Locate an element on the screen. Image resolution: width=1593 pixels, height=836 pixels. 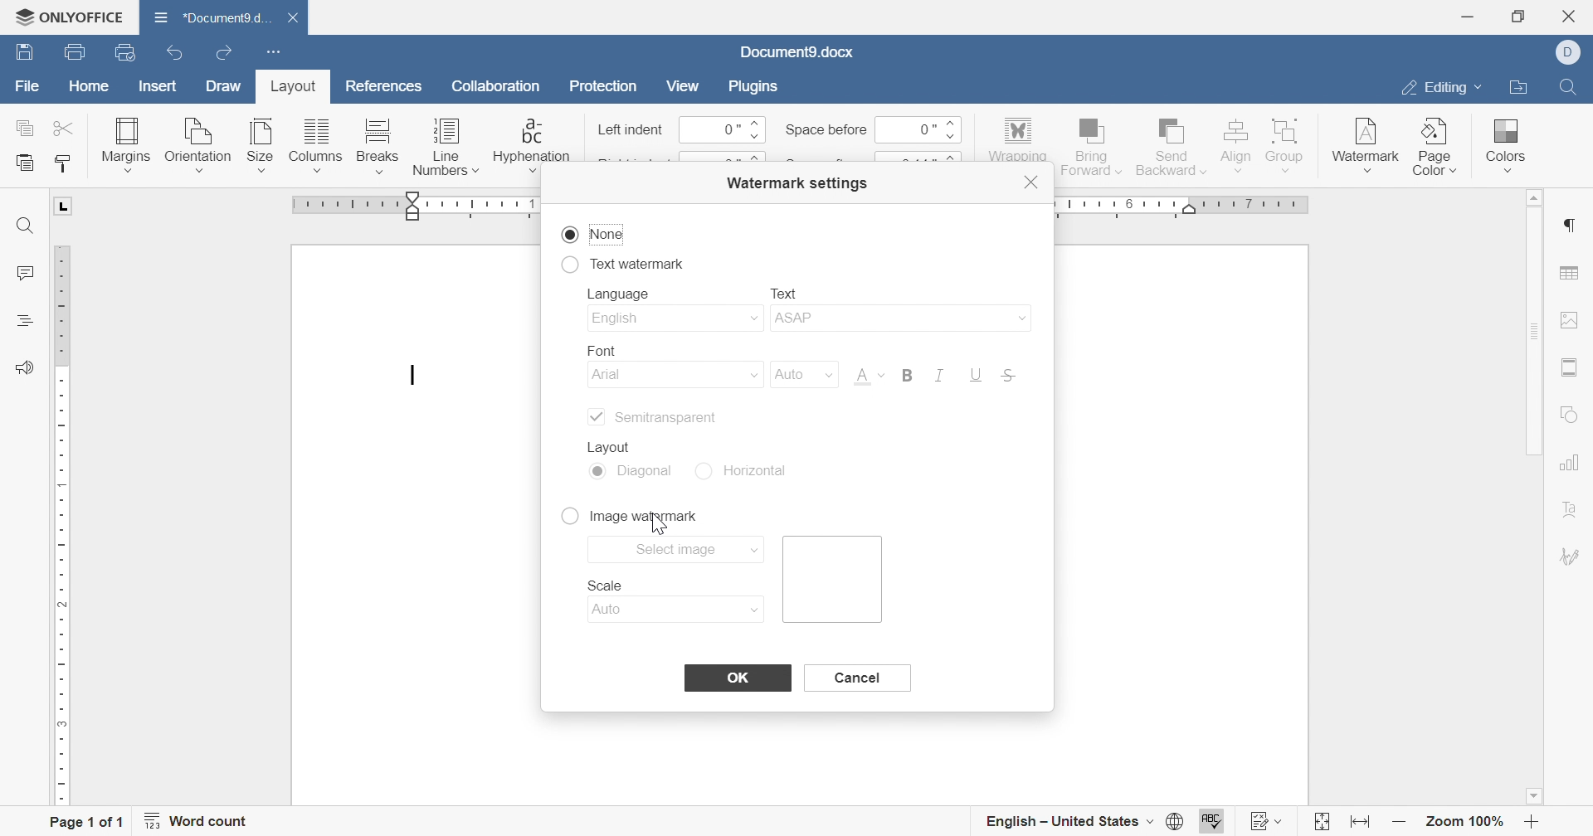
editing is located at coordinates (1438, 90).